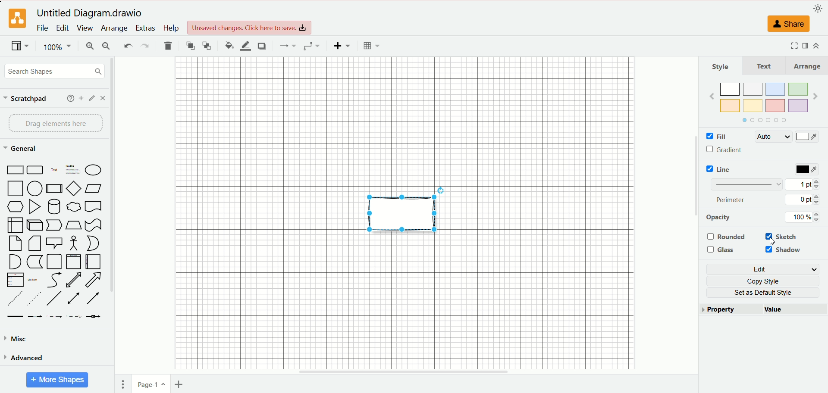 The width and height of the screenshot is (828, 393). What do you see at coordinates (805, 217) in the screenshot?
I see `100%` at bounding box center [805, 217].